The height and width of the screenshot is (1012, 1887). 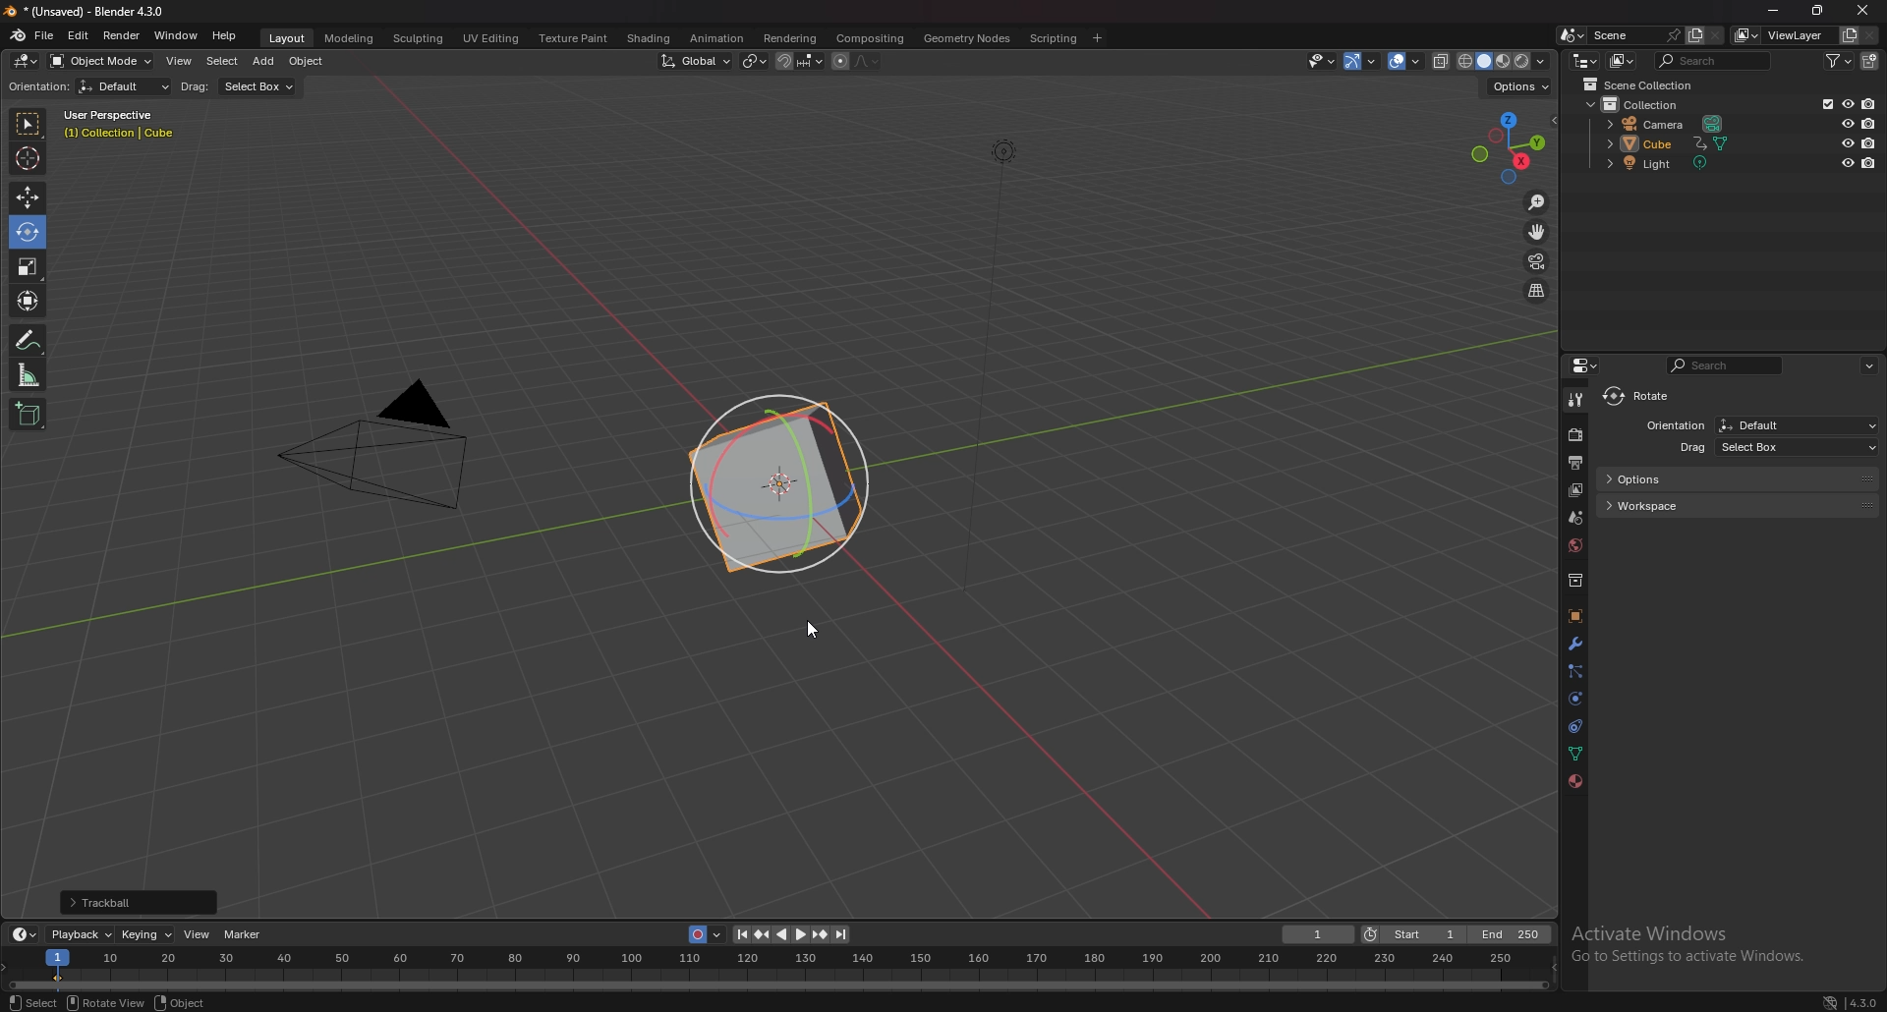 What do you see at coordinates (223, 61) in the screenshot?
I see `select` at bounding box center [223, 61].